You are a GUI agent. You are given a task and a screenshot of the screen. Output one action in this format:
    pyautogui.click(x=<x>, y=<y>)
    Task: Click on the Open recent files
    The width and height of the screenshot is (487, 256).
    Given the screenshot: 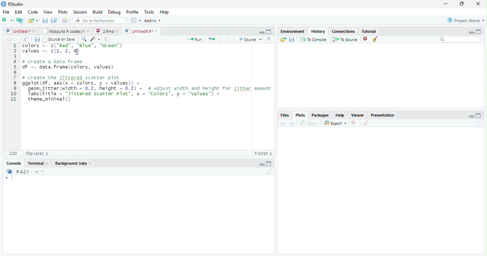 What is the action you would take?
    pyautogui.click(x=37, y=20)
    